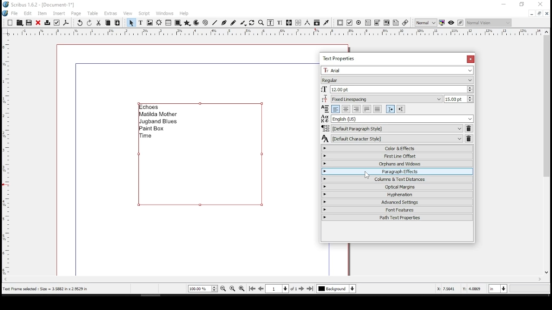 Image resolution: width=552 pixels, height=310 pixels. I want to click on delete paragraph style, so click(469, 128).